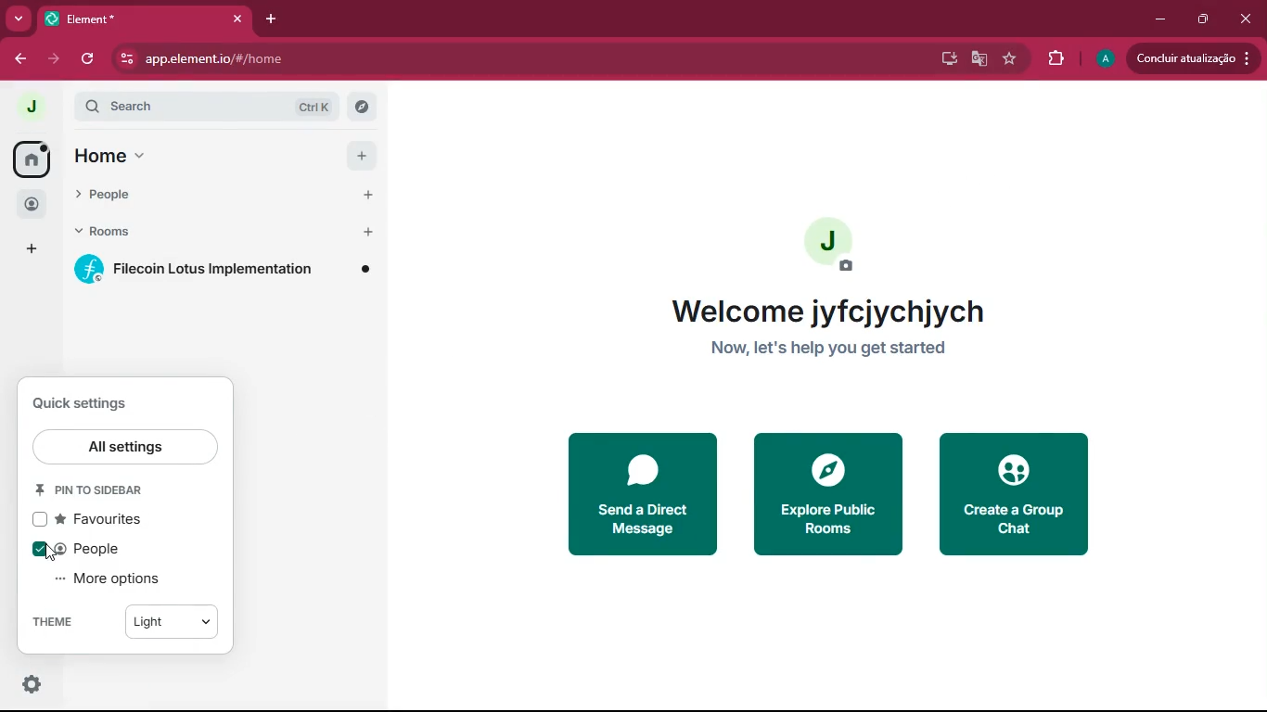 This screenshot has width=1267, height=712. What do you see at coordinates (360, 155) in the screenshot?
I see `add` at bounding box center [360, 155].